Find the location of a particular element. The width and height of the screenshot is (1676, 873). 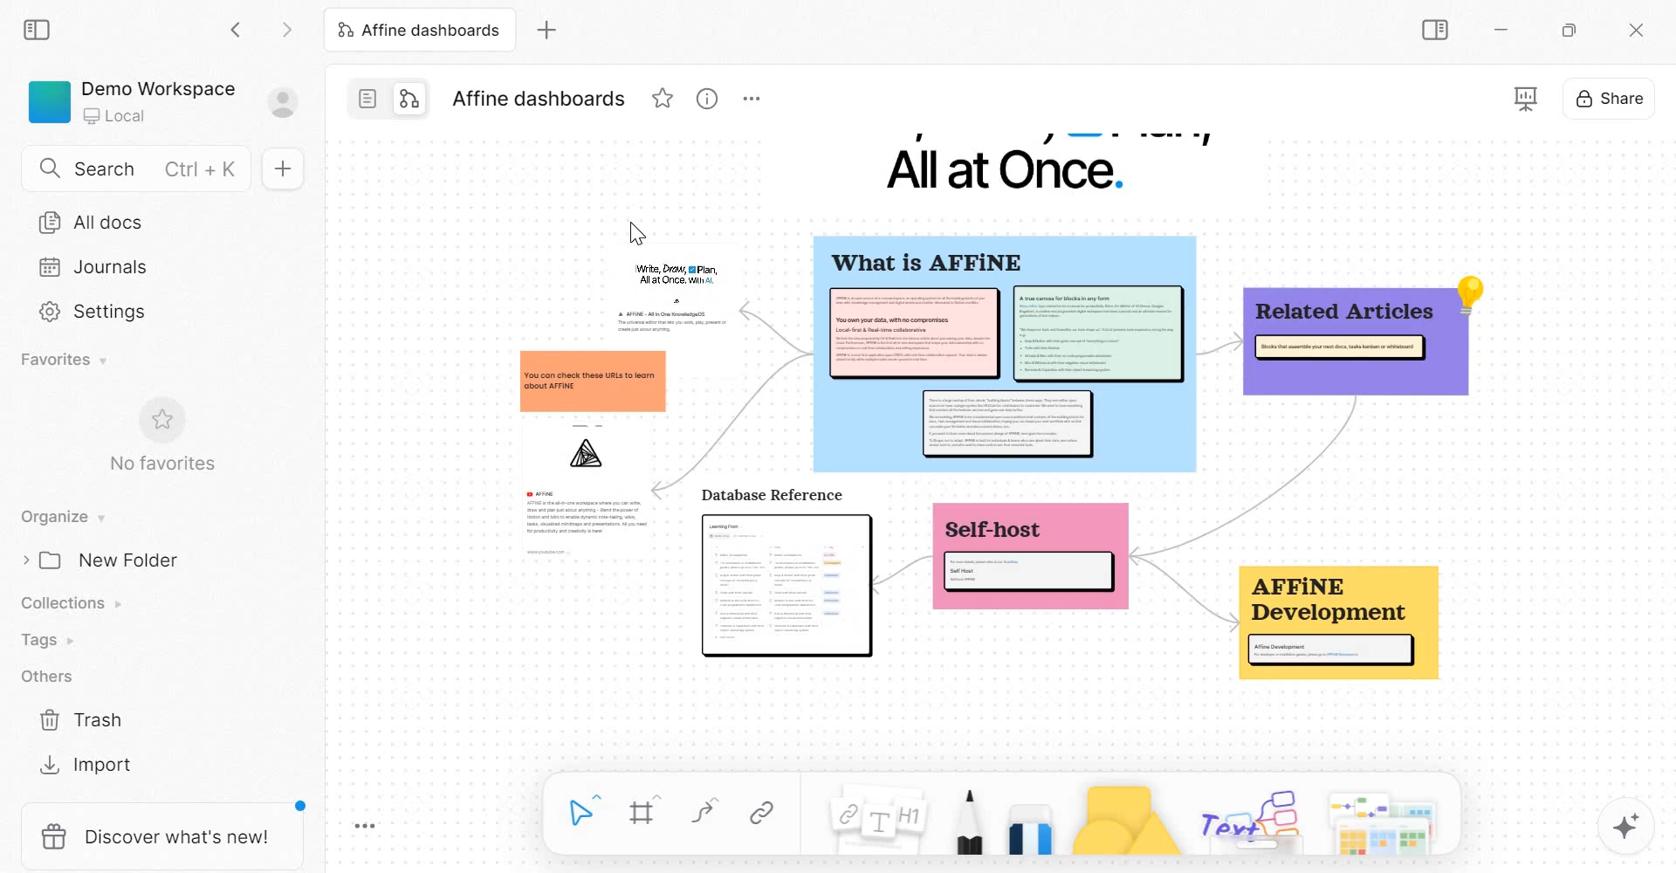

Eraser is located at coordinates (1031, 824).